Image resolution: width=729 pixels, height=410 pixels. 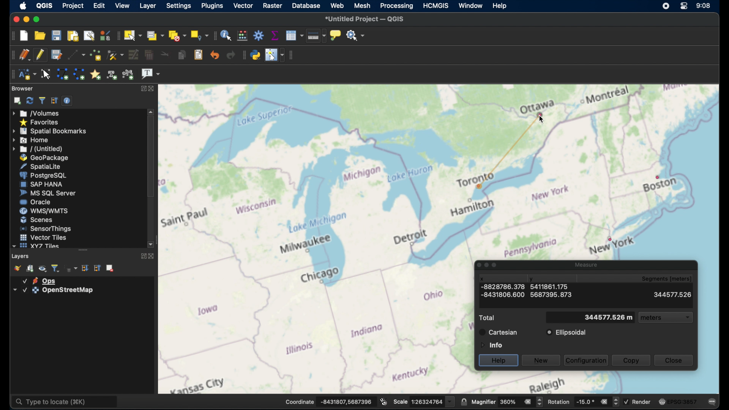 What do you see at coordinates (498, 332) in the screenshot?
I see `cartesian` at bounding box center [498, 332].